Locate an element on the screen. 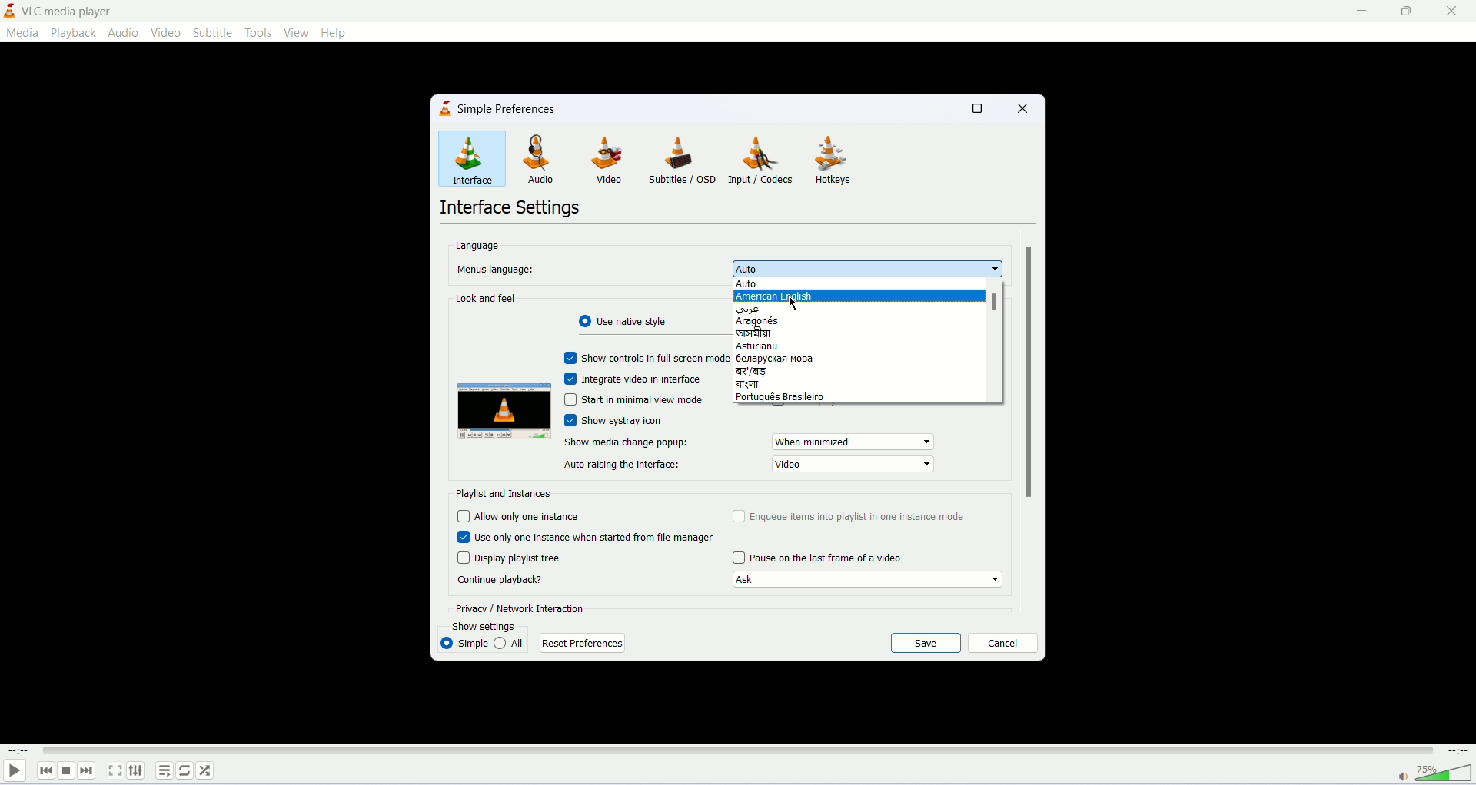  badh is located at coordinates (774, 371).